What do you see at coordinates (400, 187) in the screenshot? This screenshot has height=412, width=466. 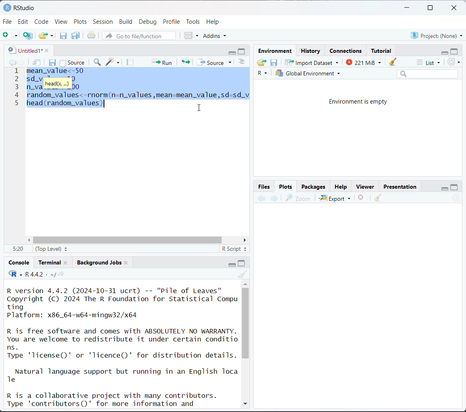 I see `Presentation` at bounding box center [400, 187].